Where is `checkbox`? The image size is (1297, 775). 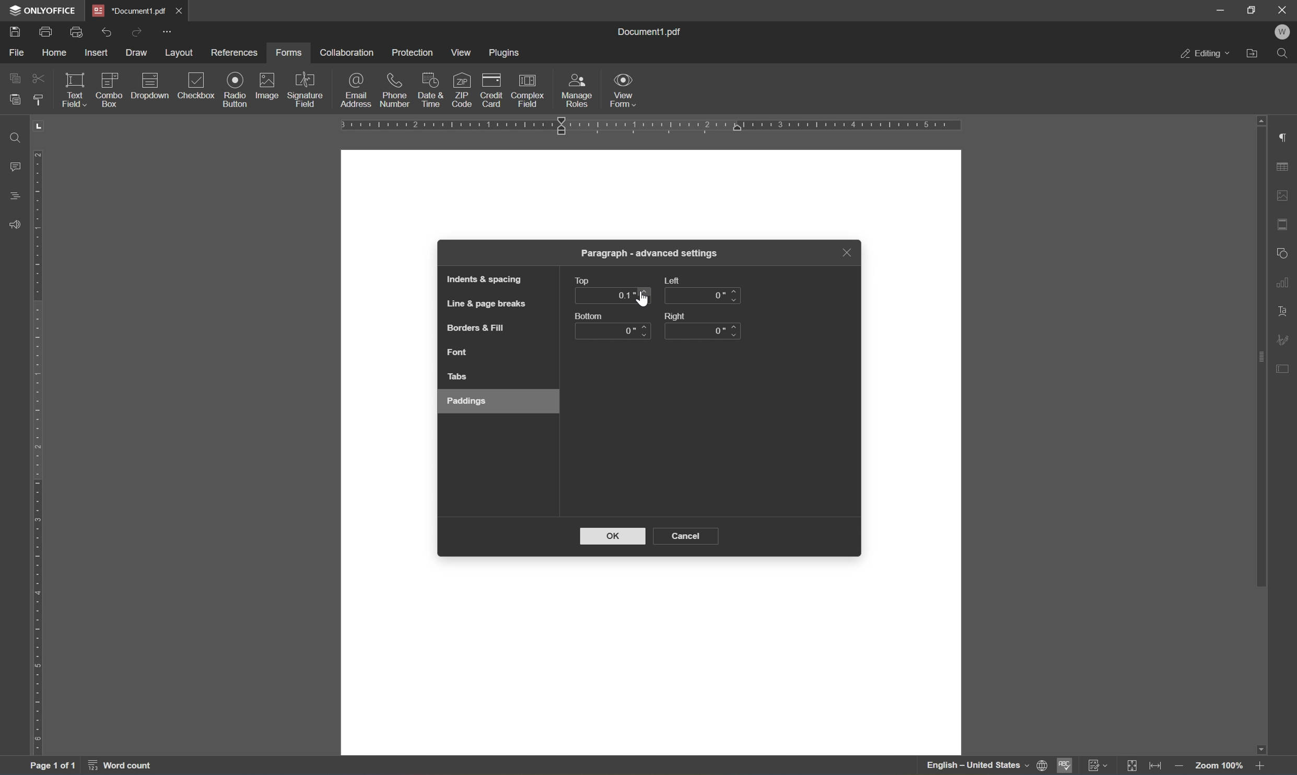
checkbox is located at coordinates (198, 86).